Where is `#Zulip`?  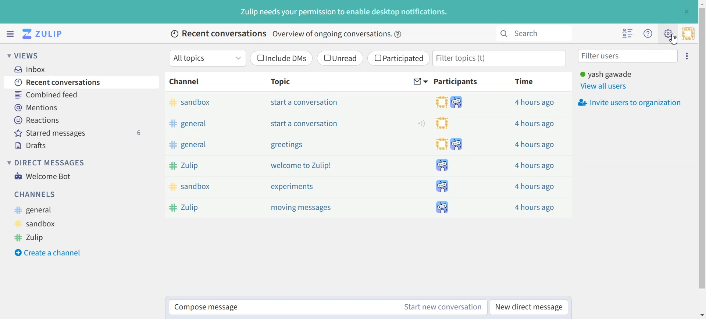 #Zulip is located at coordinates (208, 165).